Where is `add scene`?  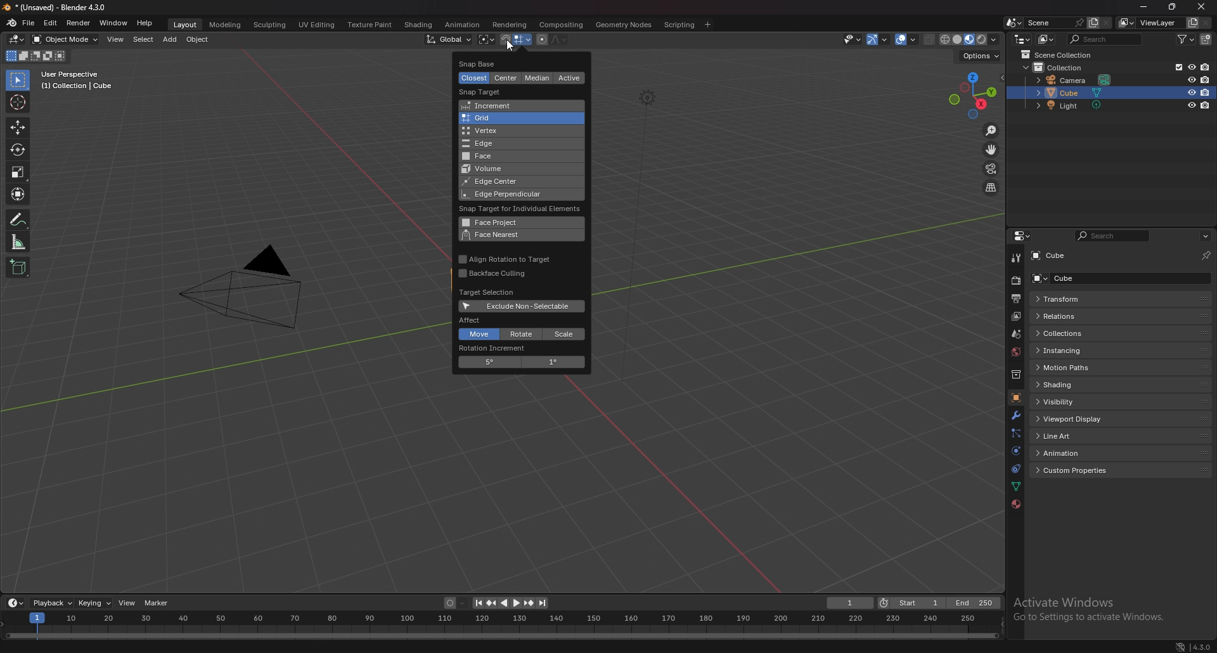 add scene is located at coordinates (1093, 22).